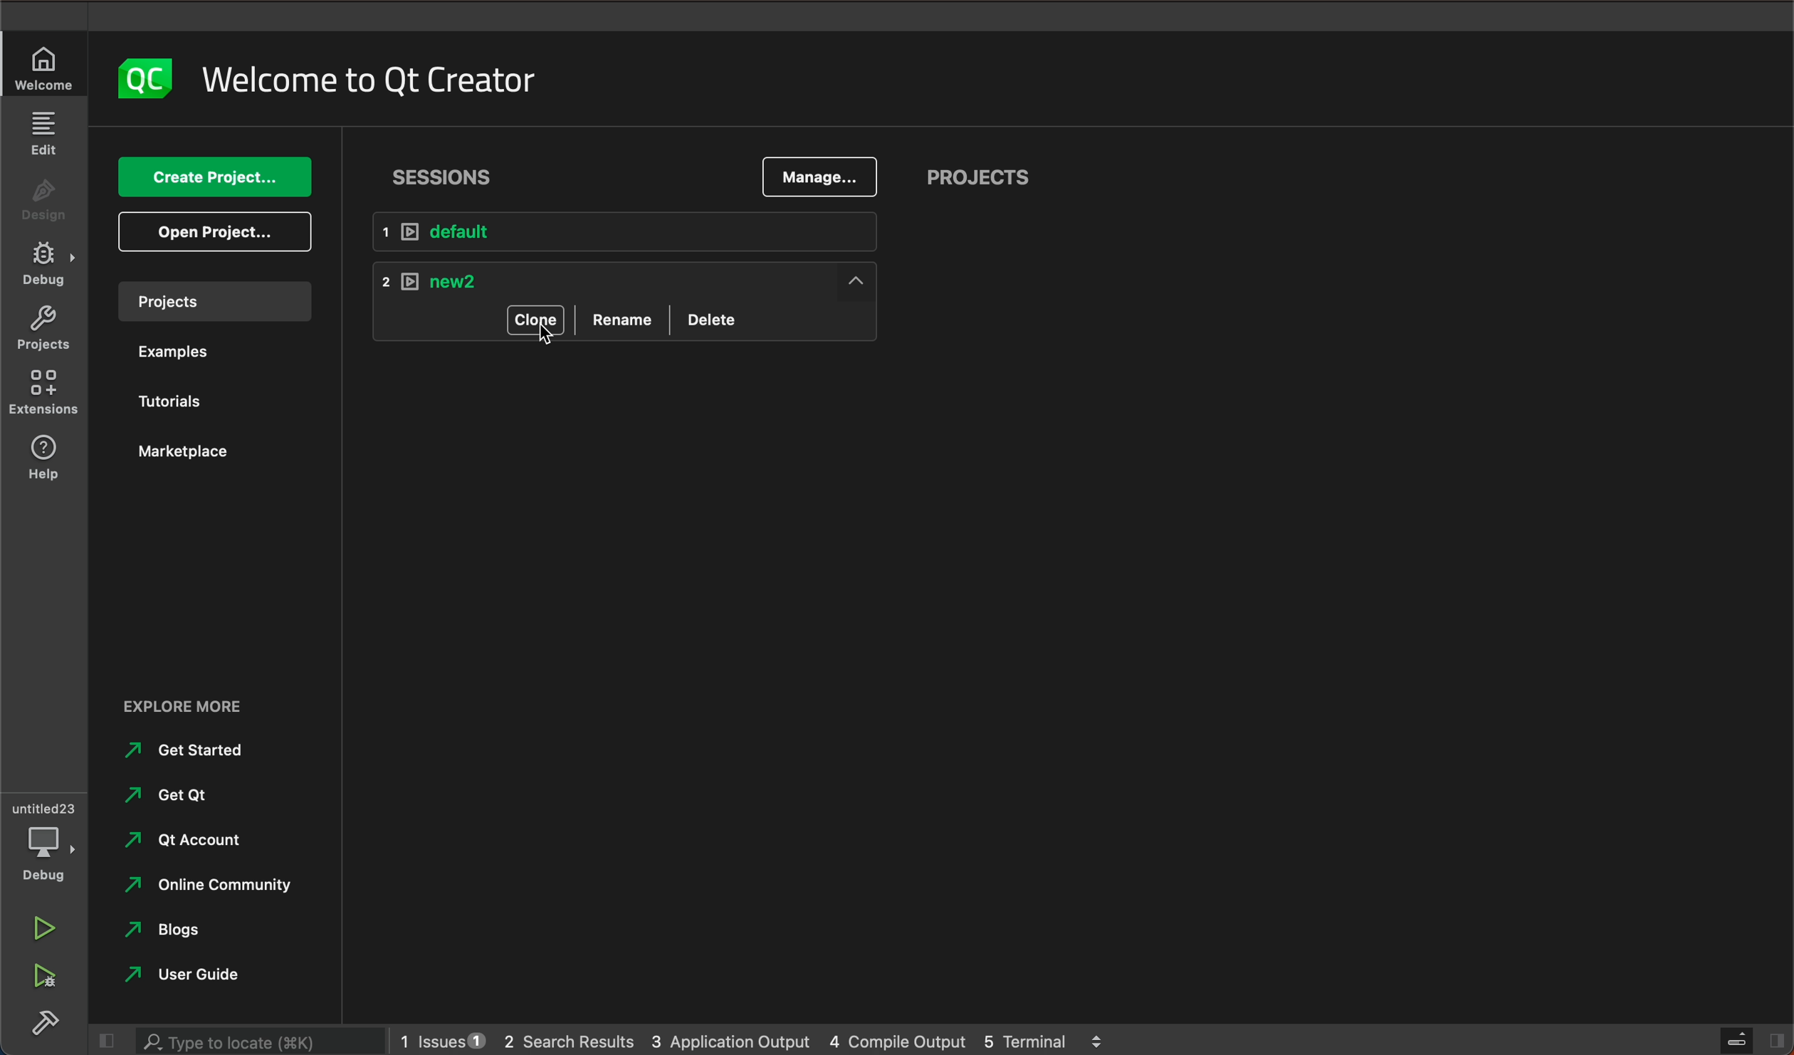 The image size is (1794, 1055). I want to click on get qt, so click(190, 796).